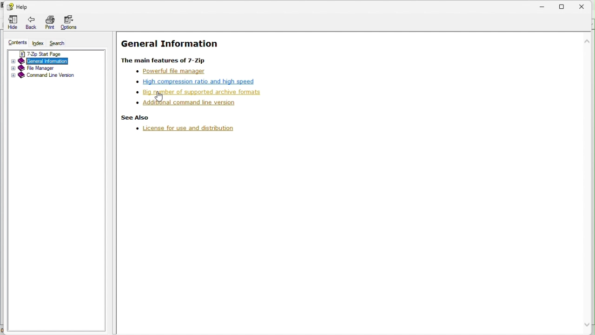  Describe the element at coordinates (19, 6) in the screenshot. I see `help` at that location.